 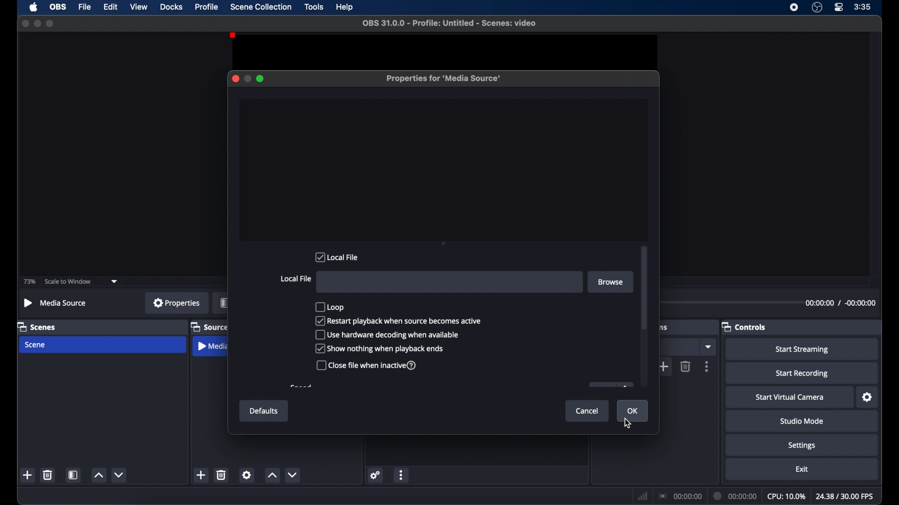 I want to click on properties for media source, so click(x=442, y=79).